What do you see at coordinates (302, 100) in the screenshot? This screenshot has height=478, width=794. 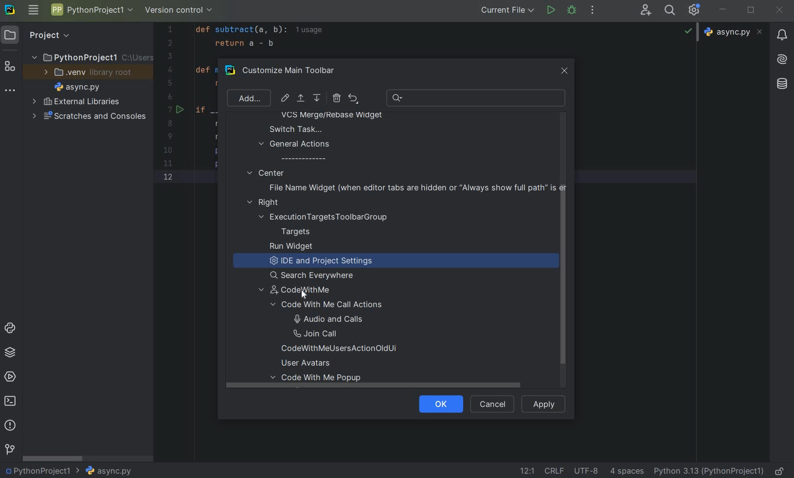 I see `select` at bounding box center [302, 100].